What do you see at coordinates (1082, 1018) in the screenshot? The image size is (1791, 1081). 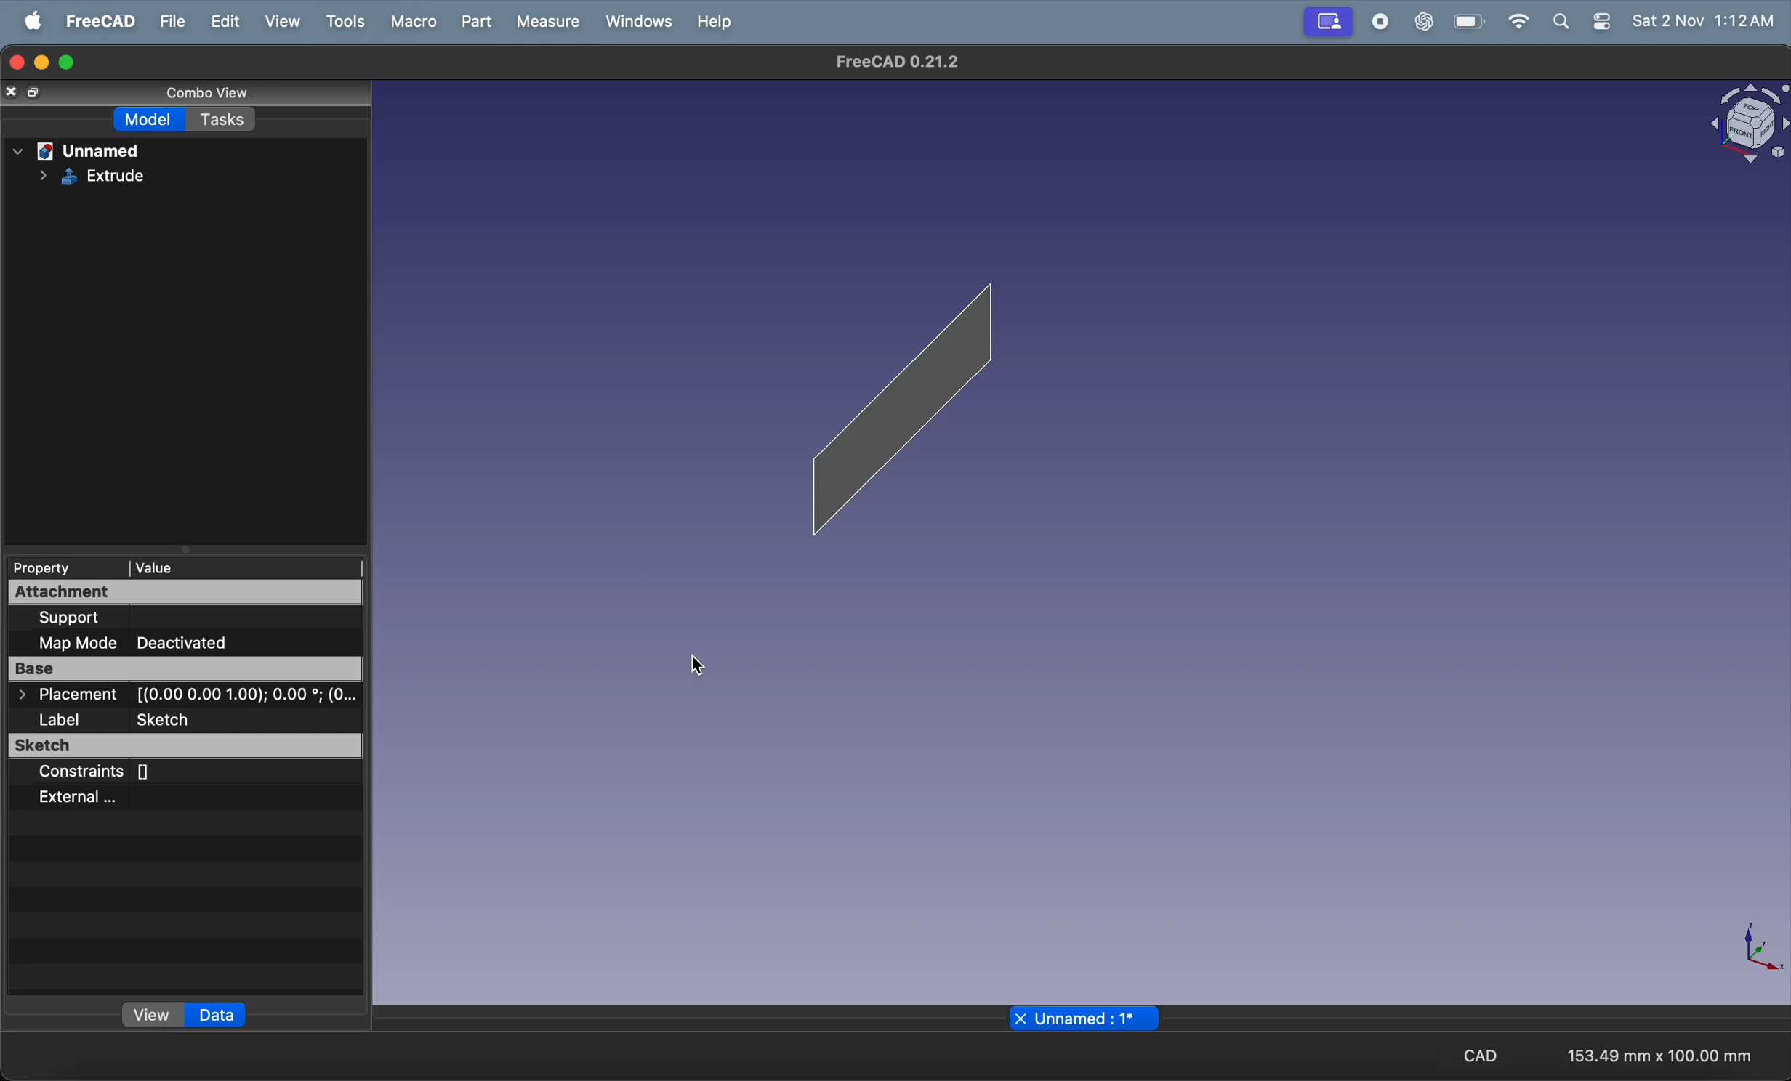 I see `unnamed` at bounding box center [1082, 1018].